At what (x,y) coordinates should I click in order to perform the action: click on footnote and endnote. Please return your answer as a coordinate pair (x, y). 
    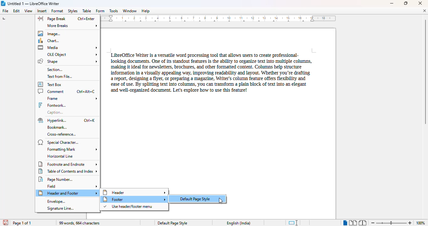
    Looking at the image, I should click on (68, 164).